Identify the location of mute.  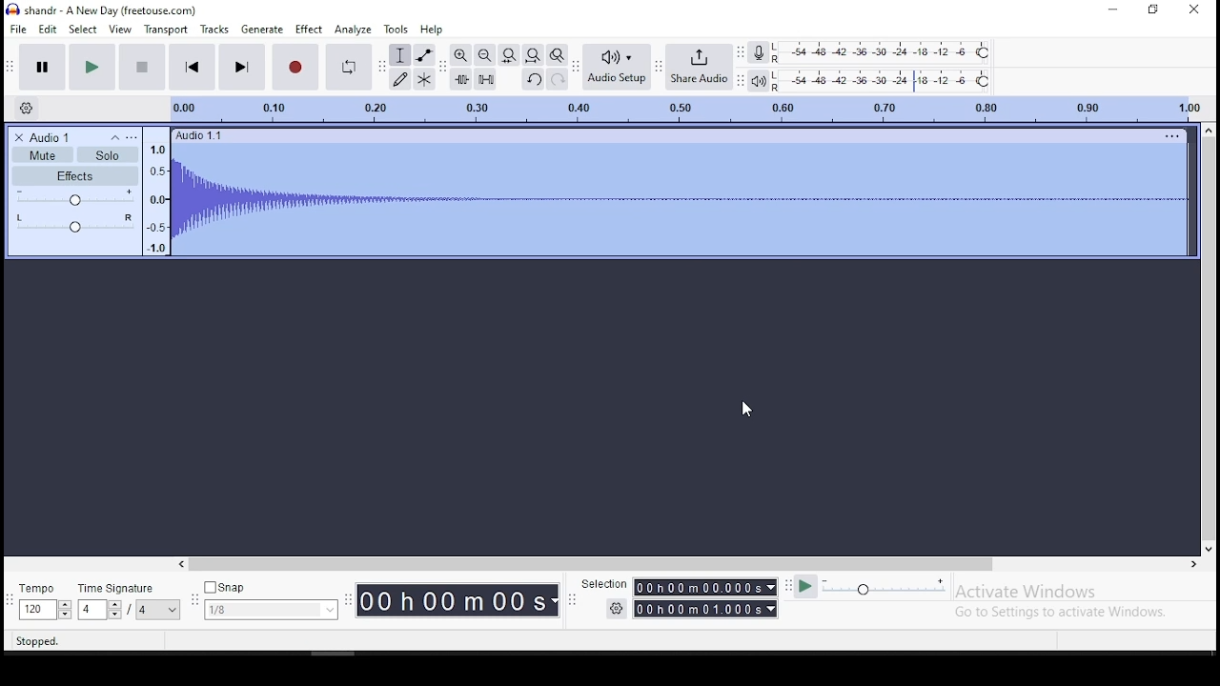
(42, 156).